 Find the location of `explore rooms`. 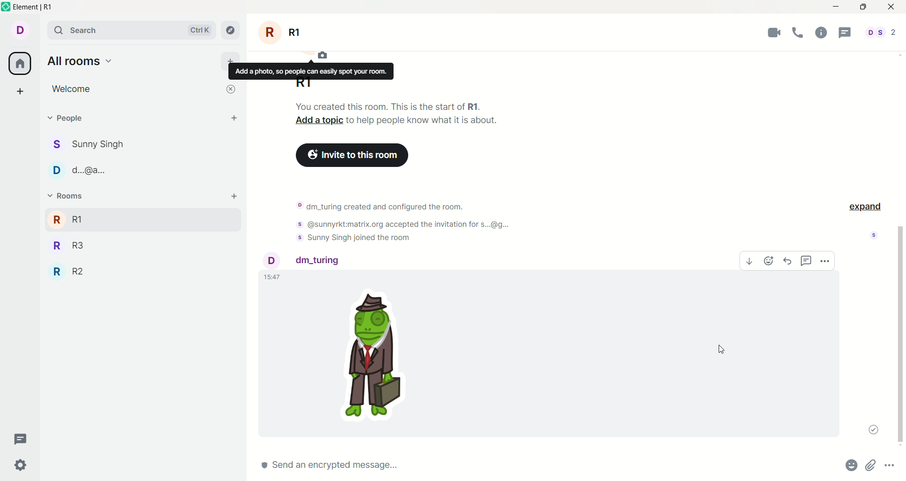

explore rooms is located at coordinates (231, 30).